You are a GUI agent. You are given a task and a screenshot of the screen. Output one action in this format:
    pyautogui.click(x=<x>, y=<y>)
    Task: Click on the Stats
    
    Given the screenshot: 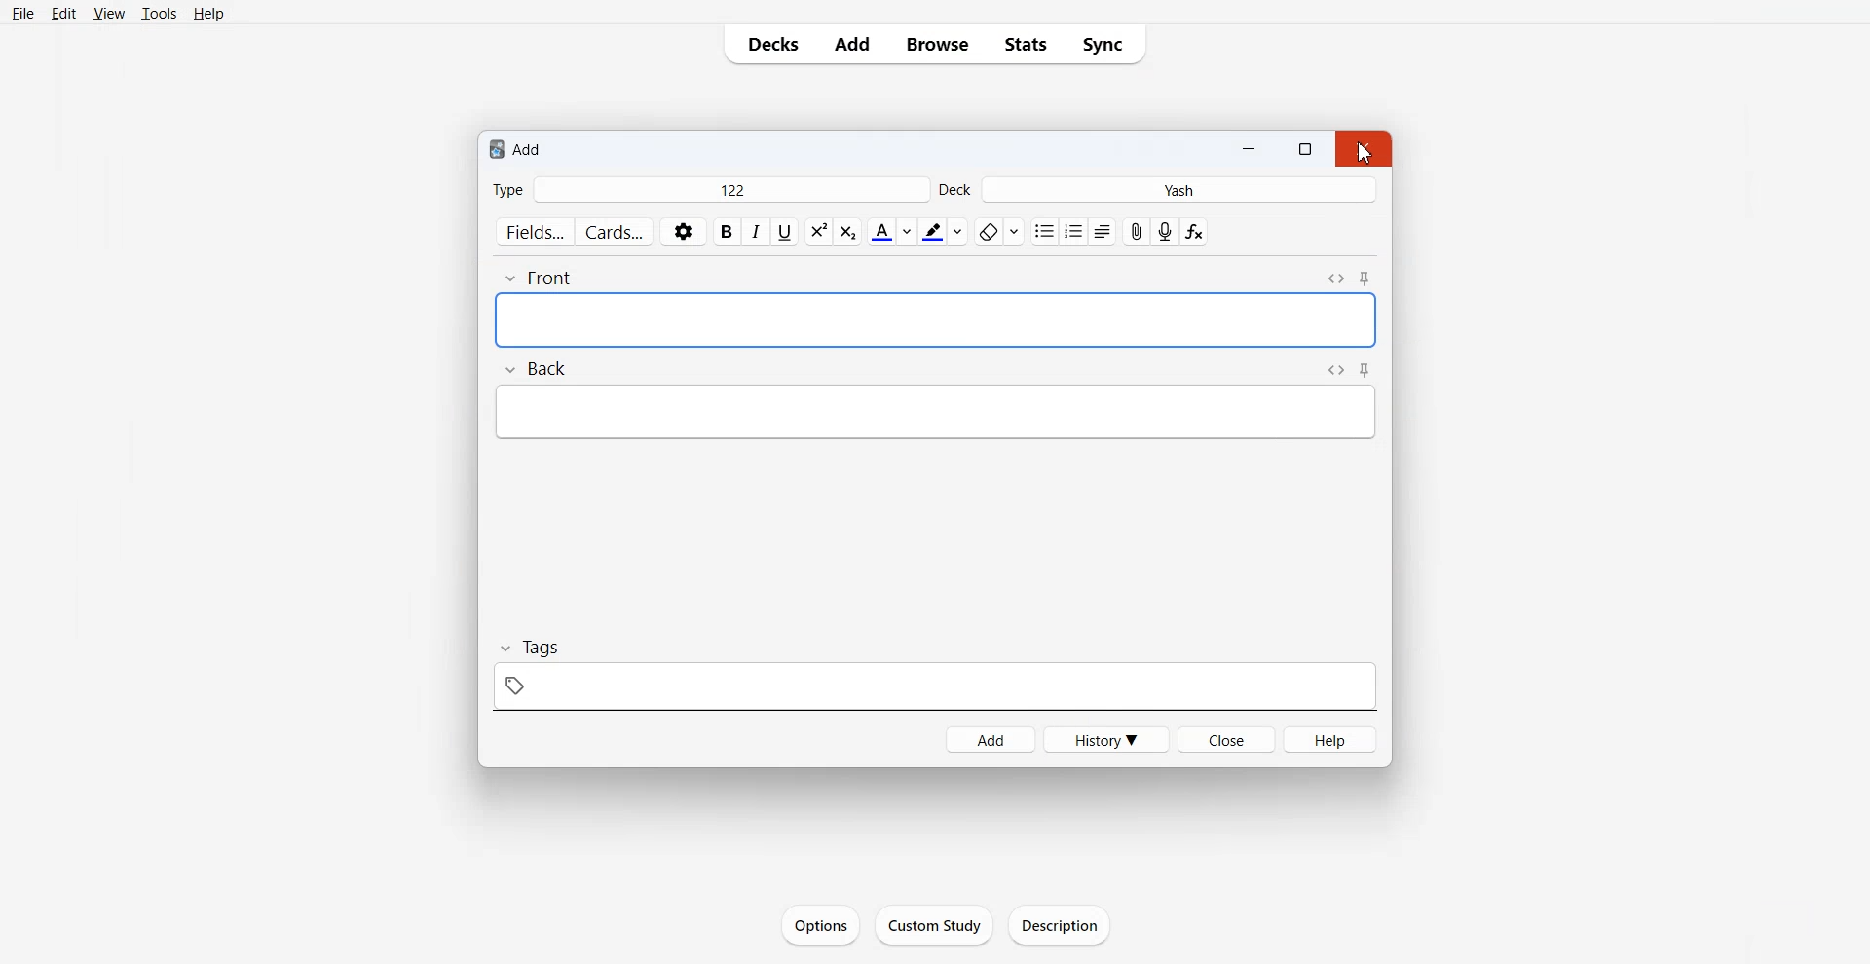 What is the action you would take?
    pyautogui.click(x=1026, y=44)
    